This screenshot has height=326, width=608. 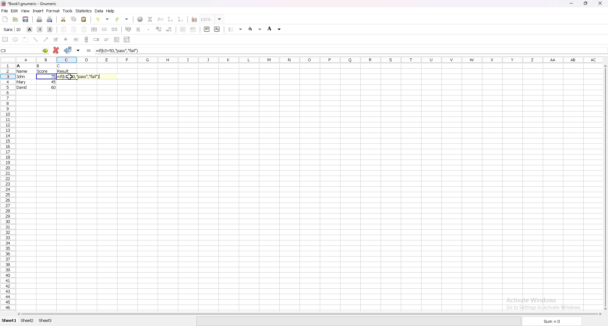 What do you see at coordinates (149, 30) in the screenshot?
I see `thousand separator` at bounding box center [149, 30].